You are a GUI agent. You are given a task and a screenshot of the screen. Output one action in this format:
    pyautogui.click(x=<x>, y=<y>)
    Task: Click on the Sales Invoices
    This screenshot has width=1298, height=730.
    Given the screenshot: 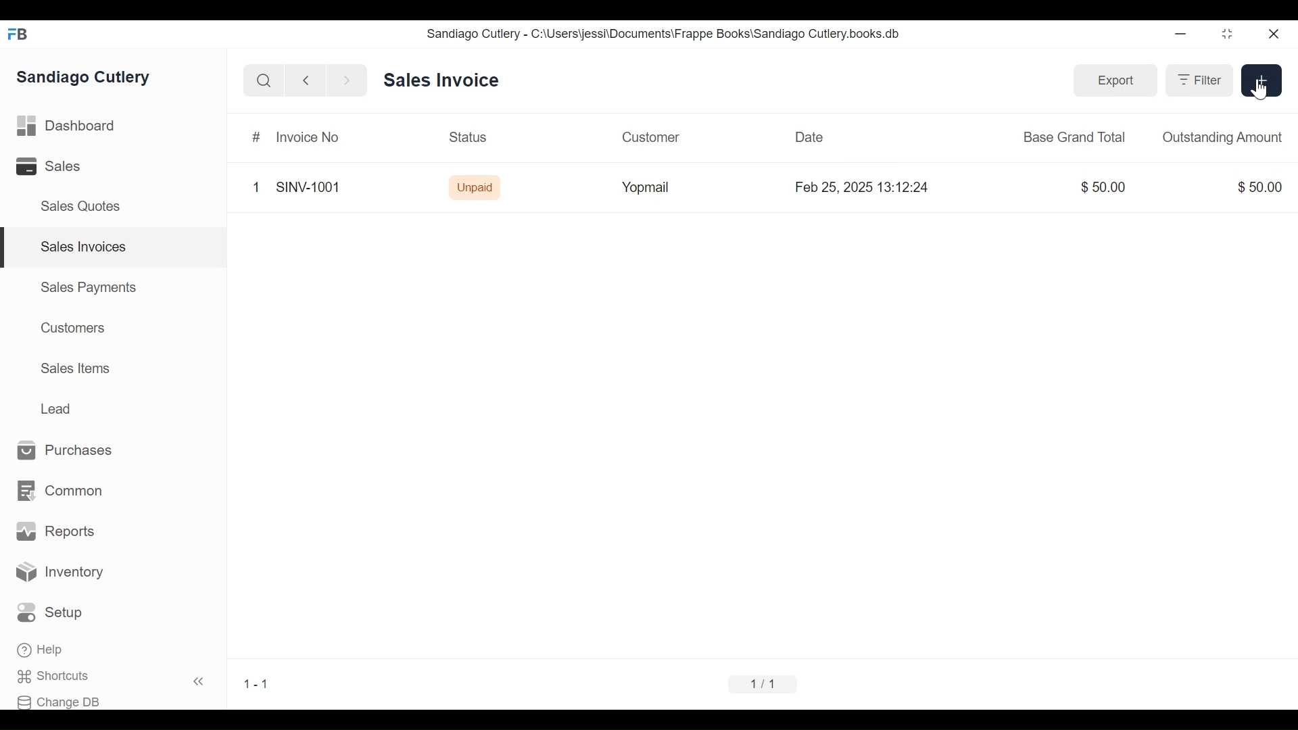 What is the action you would take?
    pyautogui.click(x=84, y=247)
    